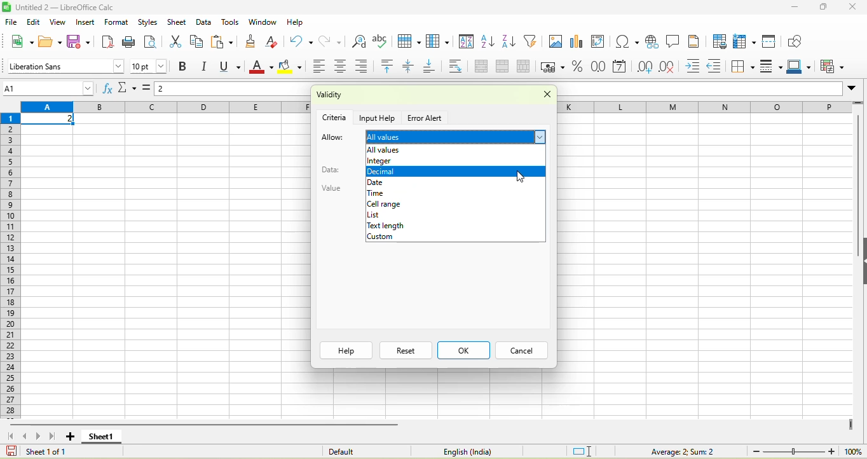  Describe the element at coordinates (358, 451) in the screenshot. I see `default` at that location.